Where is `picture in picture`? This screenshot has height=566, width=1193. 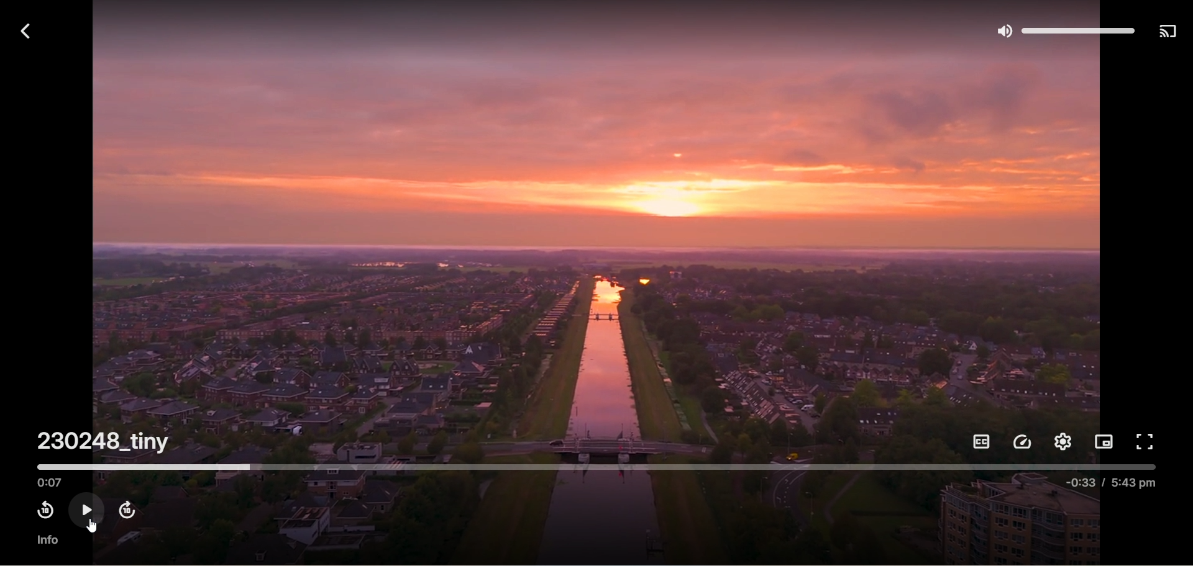 picture in picture is located at coordinates (1105, 442).